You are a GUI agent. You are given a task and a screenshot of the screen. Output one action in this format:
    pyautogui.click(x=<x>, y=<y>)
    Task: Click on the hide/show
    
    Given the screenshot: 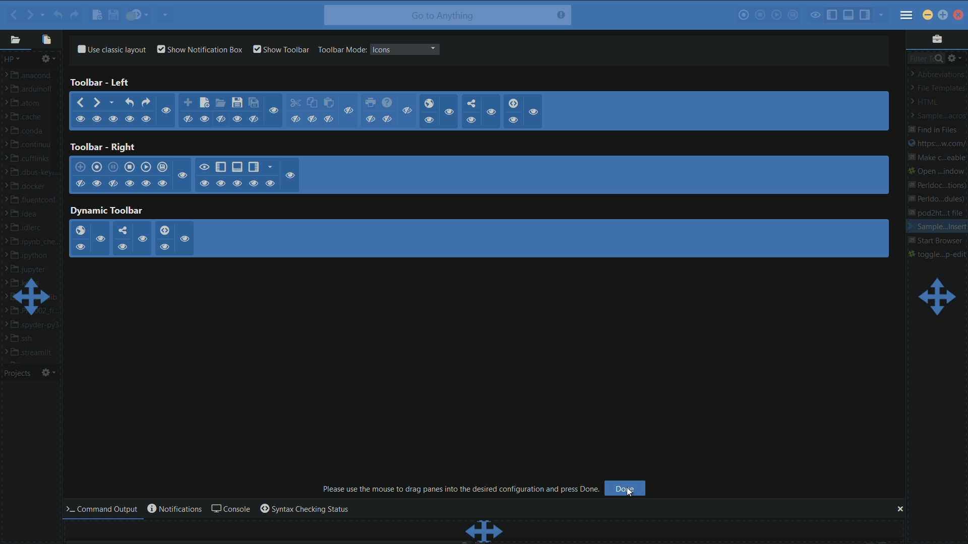 What is the action you would take?
    pyautogui.click(x=101, y=239)
    